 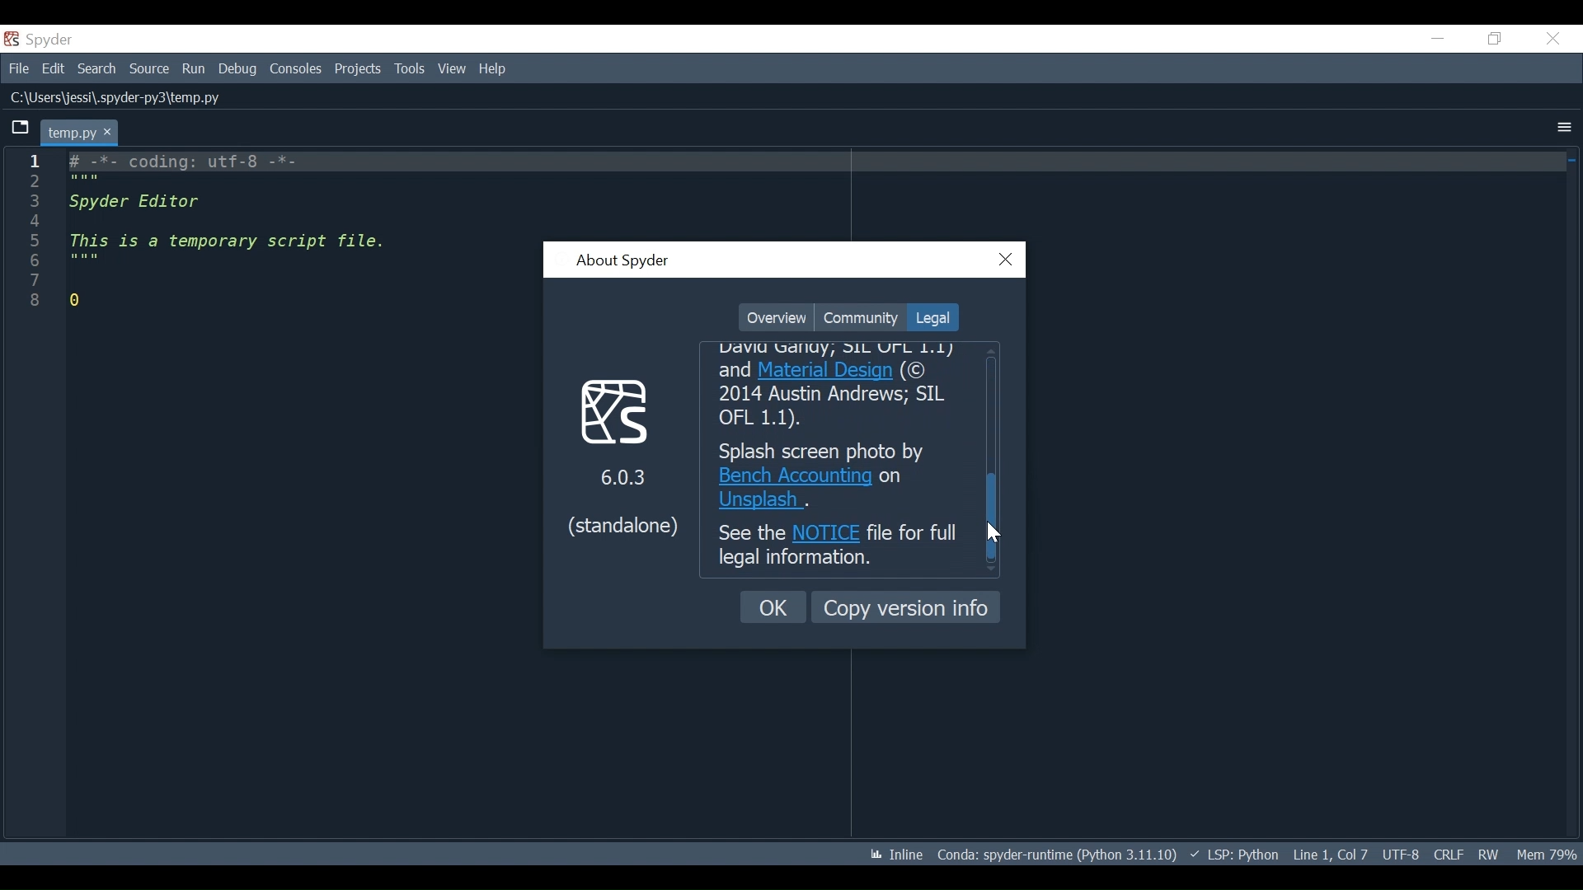 What do you see at coordinates (96, 68) in the screenshot?
I see `Search` at bounding box center [96, 68].